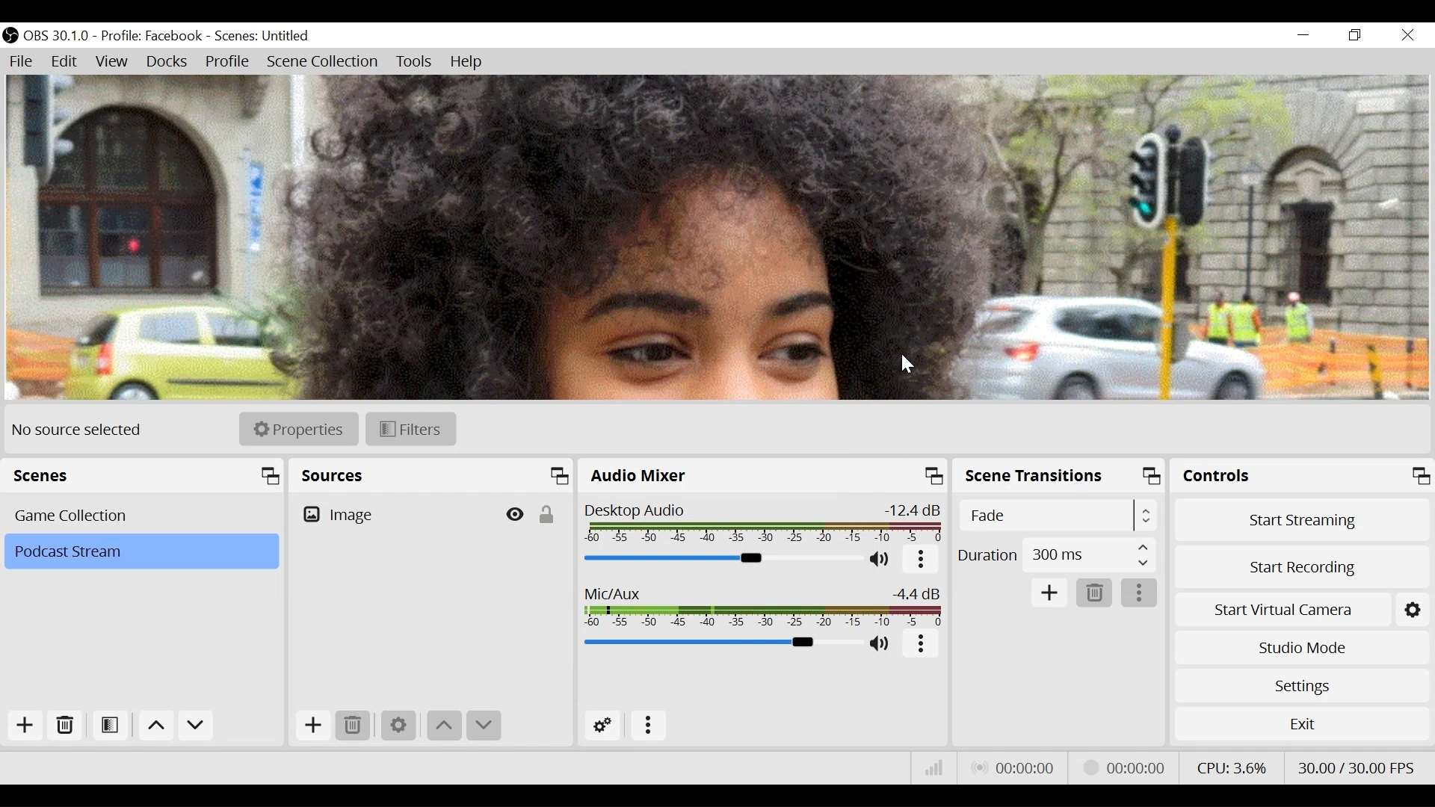 The image size is (1435, 807). Describe the element at coordinates (392, 516) in the screenshot. I see `Image` at that location.